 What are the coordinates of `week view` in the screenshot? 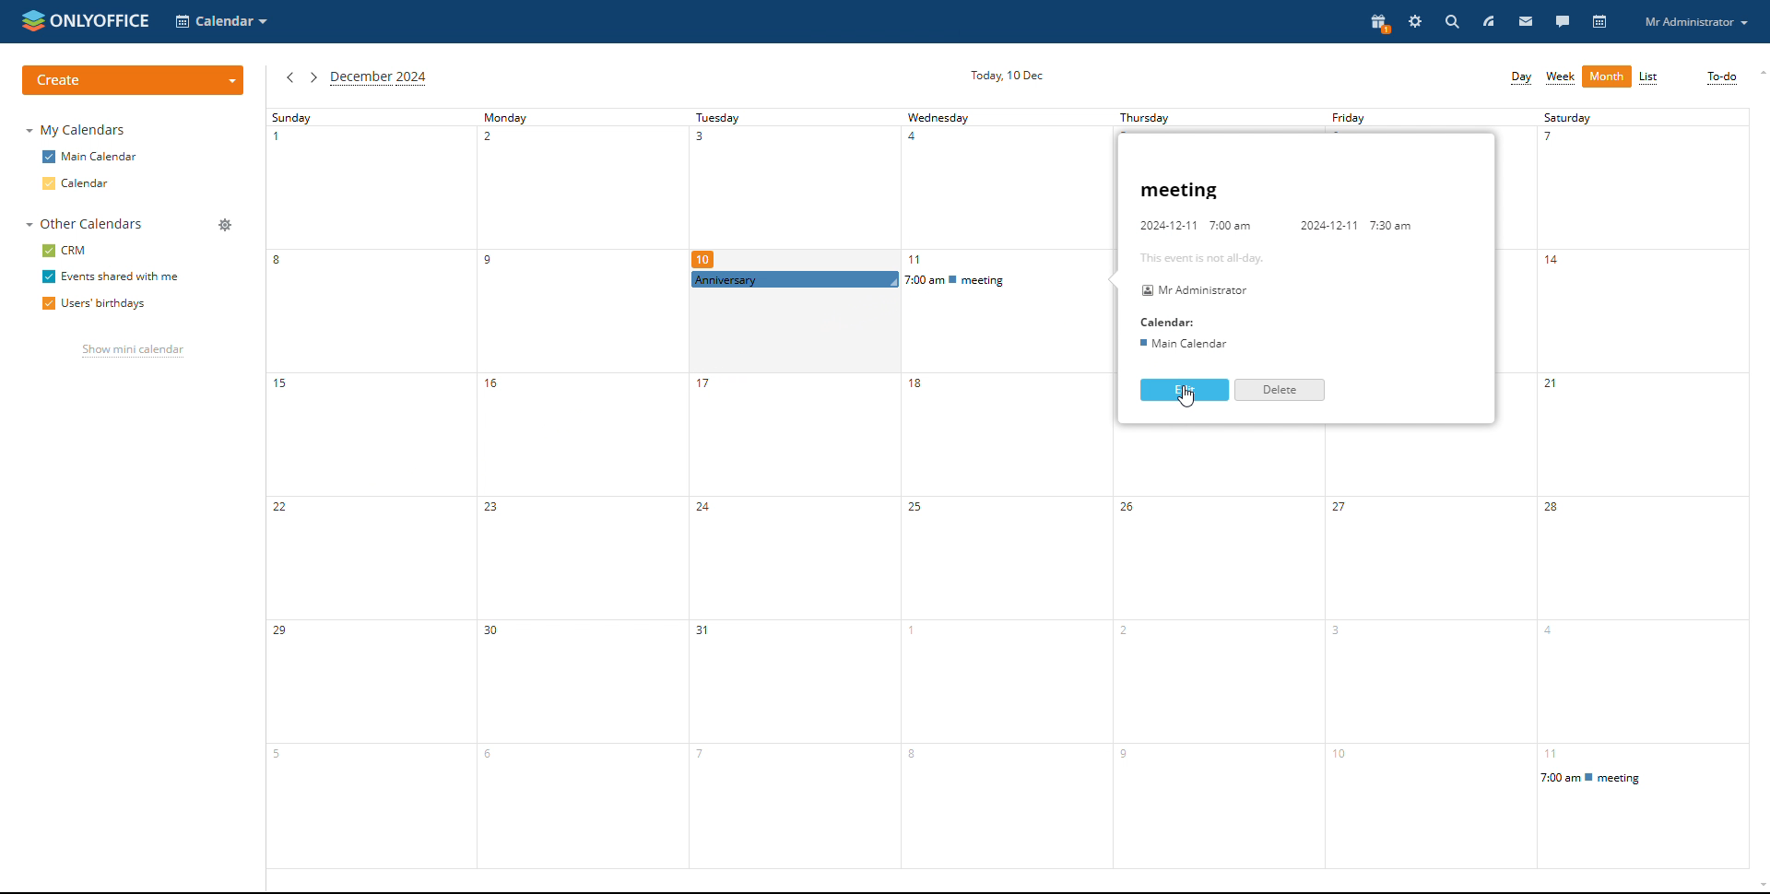 It's located at (1561, 78).